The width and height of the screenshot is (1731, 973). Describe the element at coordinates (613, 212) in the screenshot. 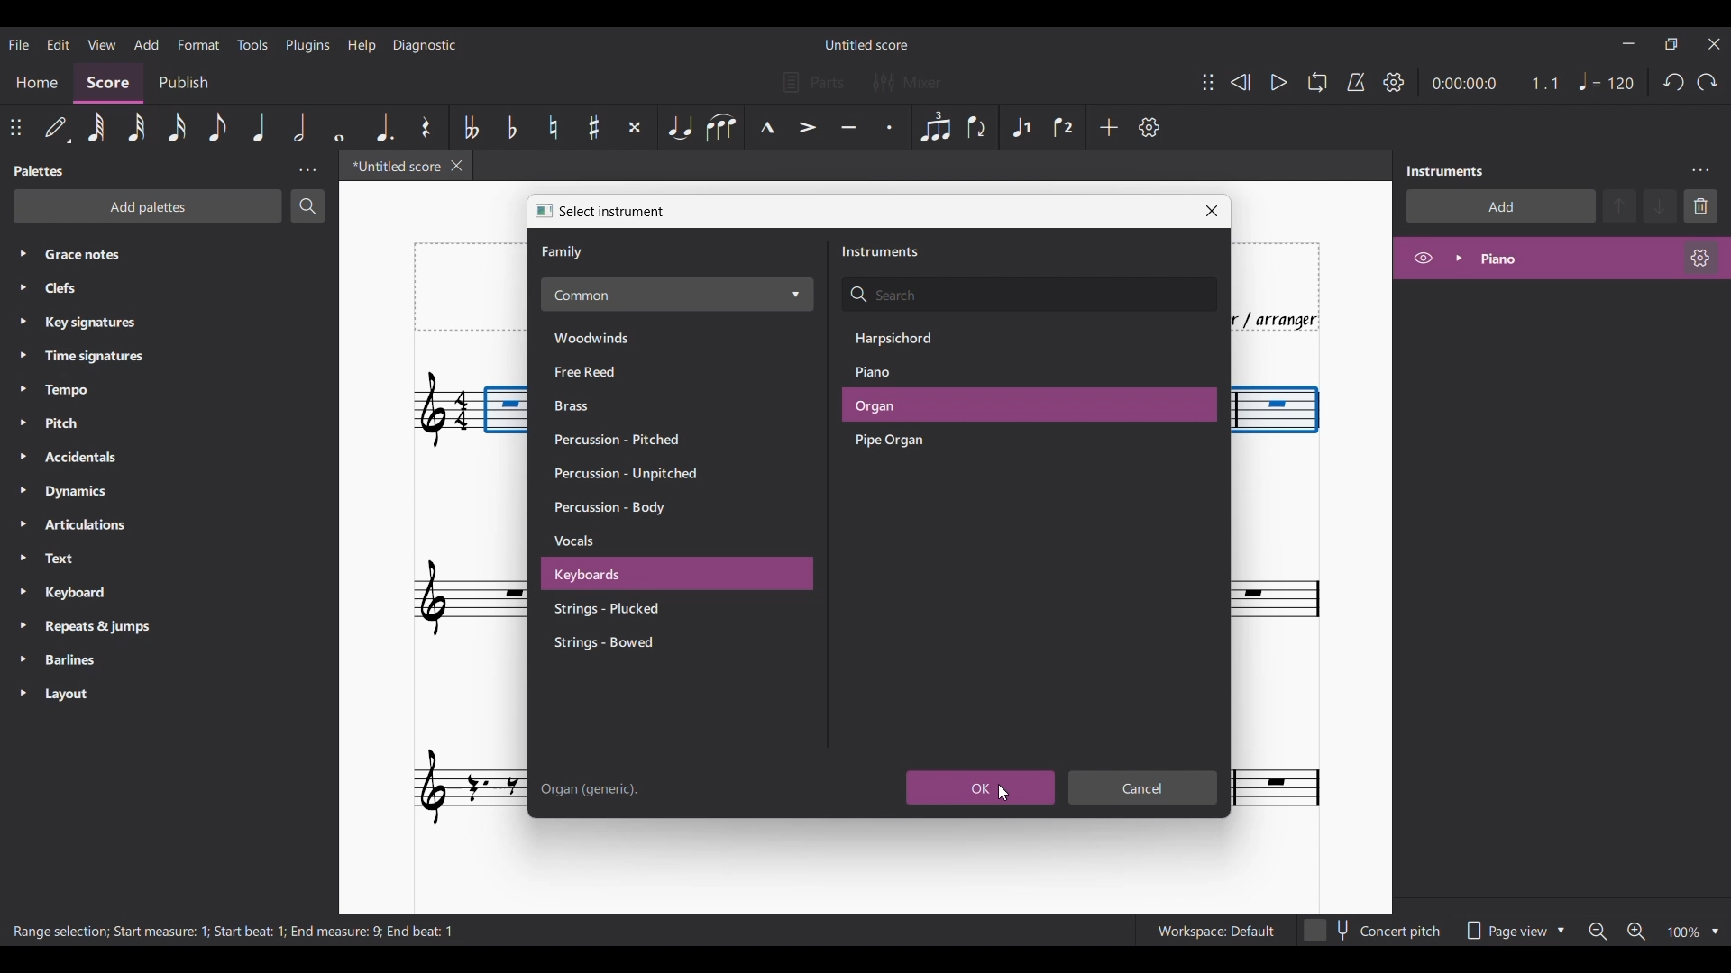

I see `Window name` at that location.